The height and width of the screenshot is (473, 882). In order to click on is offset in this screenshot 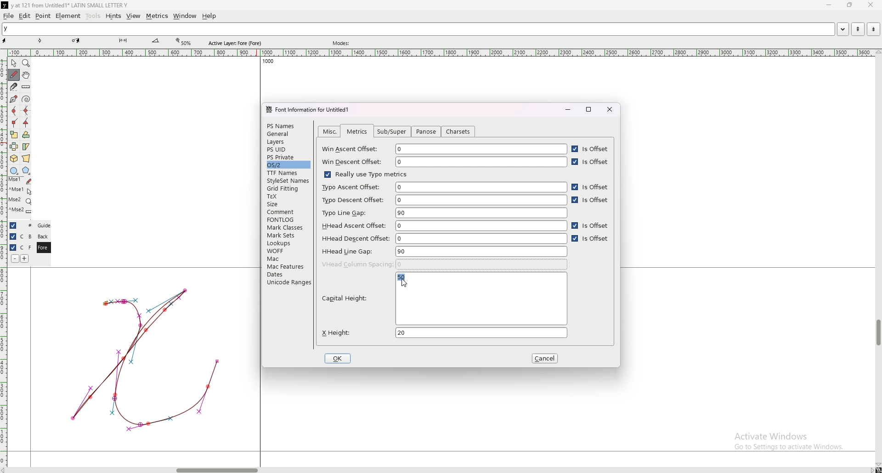, I will do `click(591, 240)`.